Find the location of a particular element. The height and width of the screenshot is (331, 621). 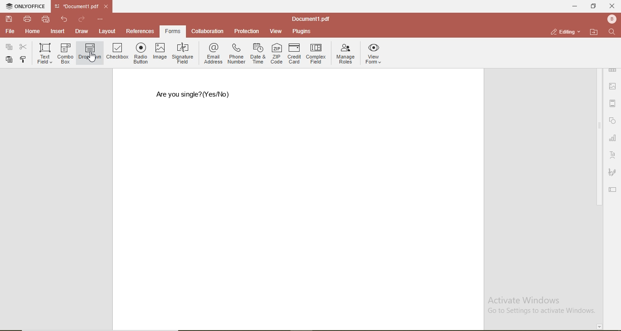

table is located at coordinates (612, 70).